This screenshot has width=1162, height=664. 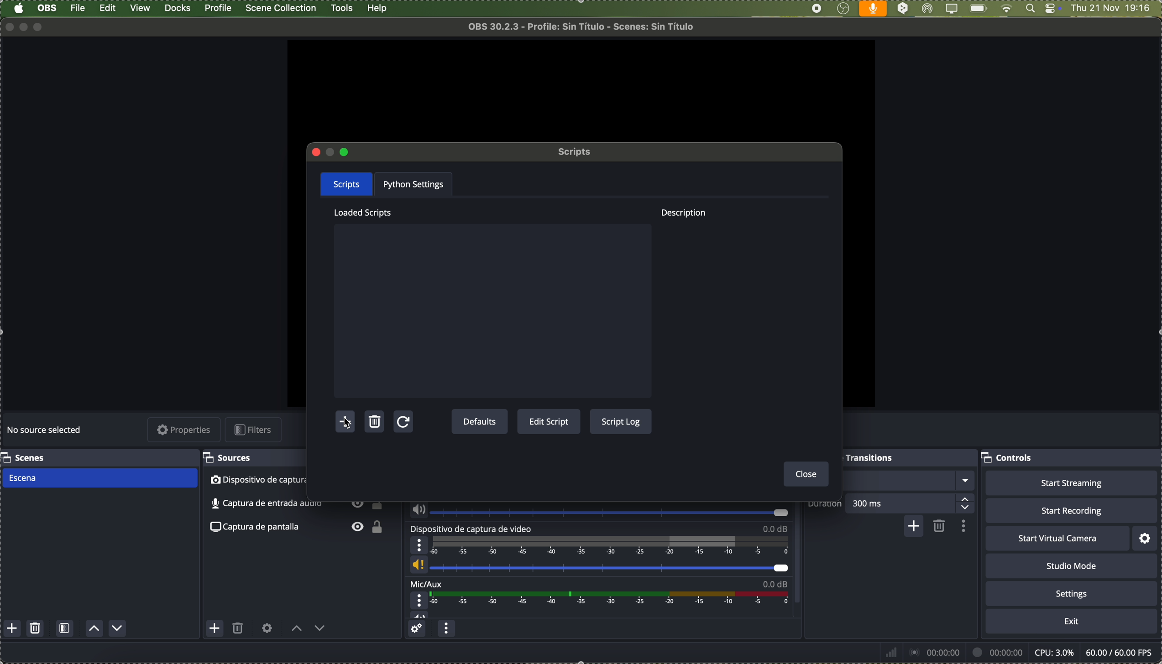 I want to click on help, so click(x=377, y=9).